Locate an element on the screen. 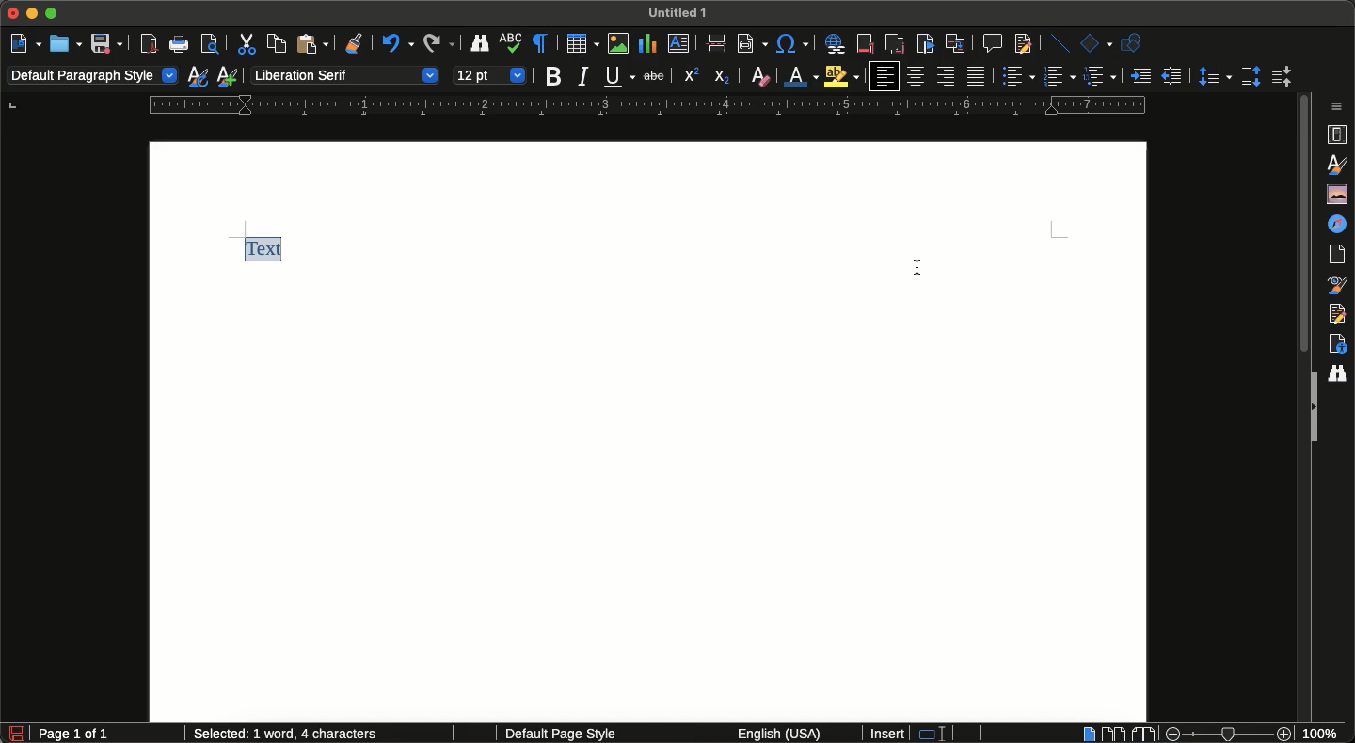 This screenshot has width=1355, height=743. Paste is located at coordinates (717, 44).